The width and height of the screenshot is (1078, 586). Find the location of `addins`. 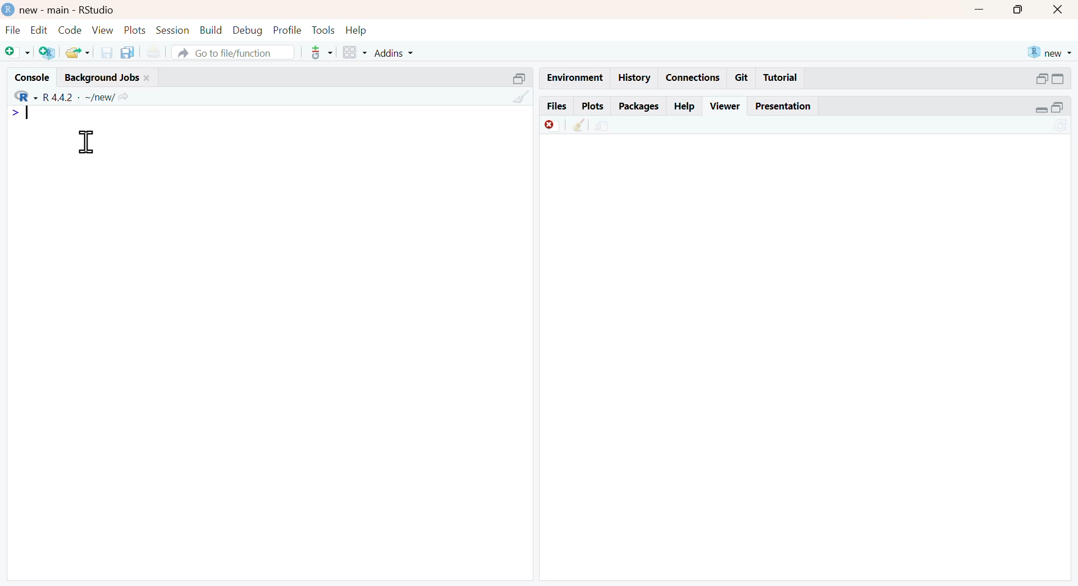

addins is located at coordinates (394, 54).